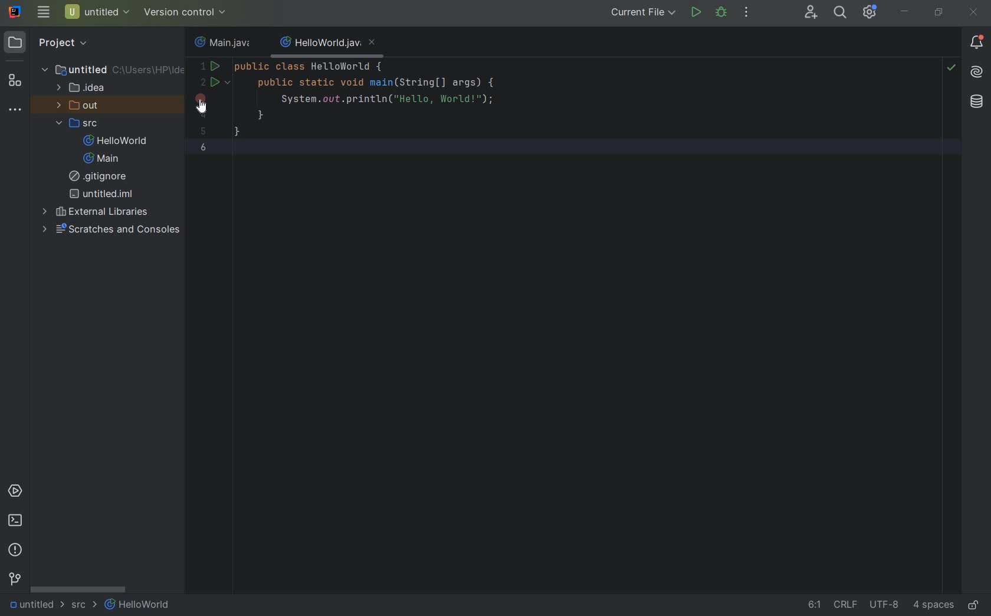  I want to click on code with me, so click(812, 13).